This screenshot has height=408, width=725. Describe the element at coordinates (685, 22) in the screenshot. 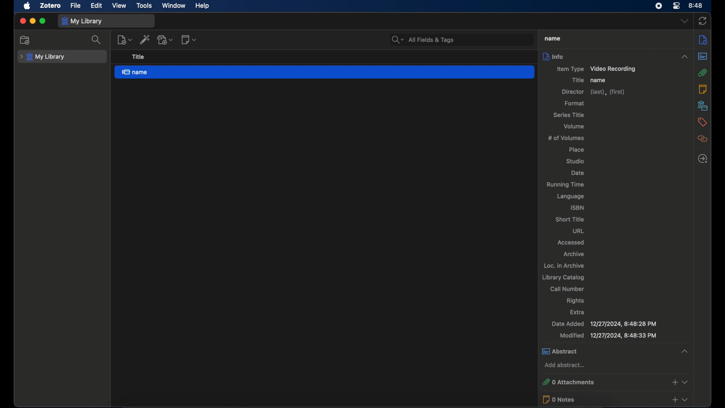

I see `dropdown` at that location.